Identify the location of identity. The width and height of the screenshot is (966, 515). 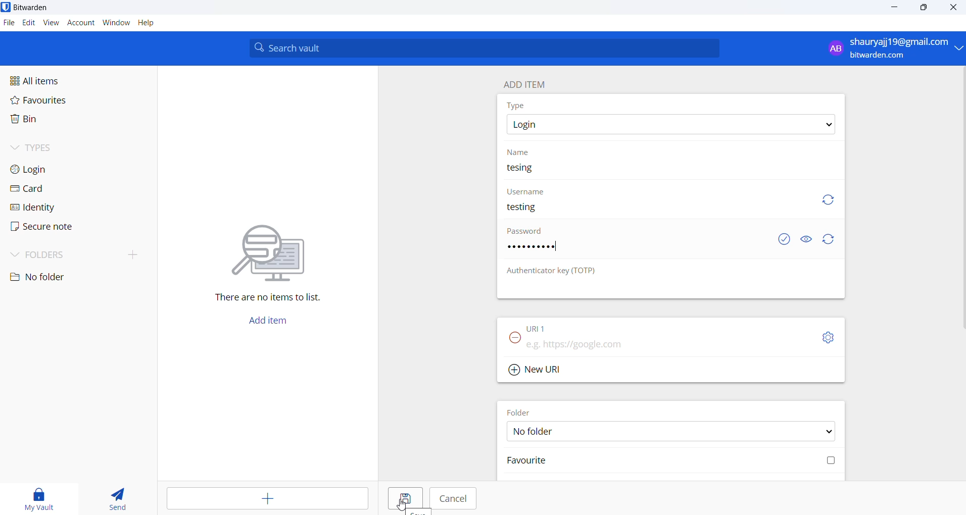
(38, 207).